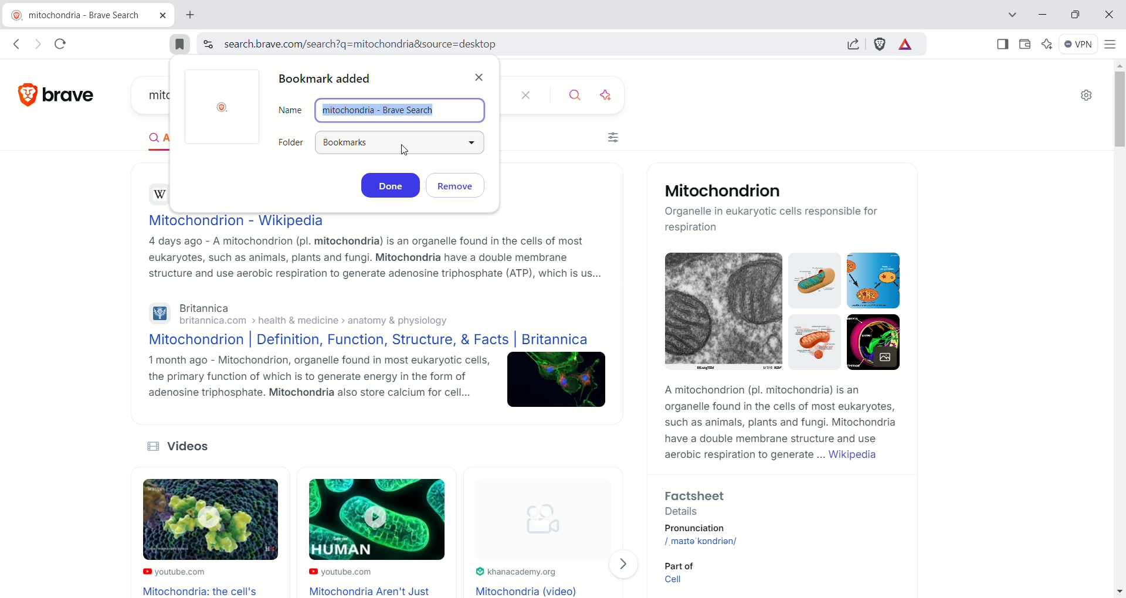 The image size is (1126, 598). What do you see at coordinates (857, 45) in the screenshot?
I see `share this page` at bounding box center [857, 45].